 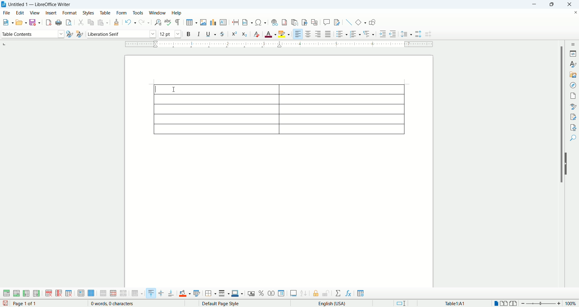 I want to click on save, so click(x=5, y=303).